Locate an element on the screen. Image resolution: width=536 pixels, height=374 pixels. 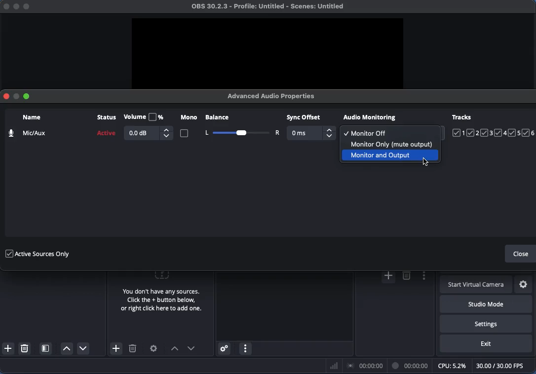
Braodcast is located at coordinates (365, 366).